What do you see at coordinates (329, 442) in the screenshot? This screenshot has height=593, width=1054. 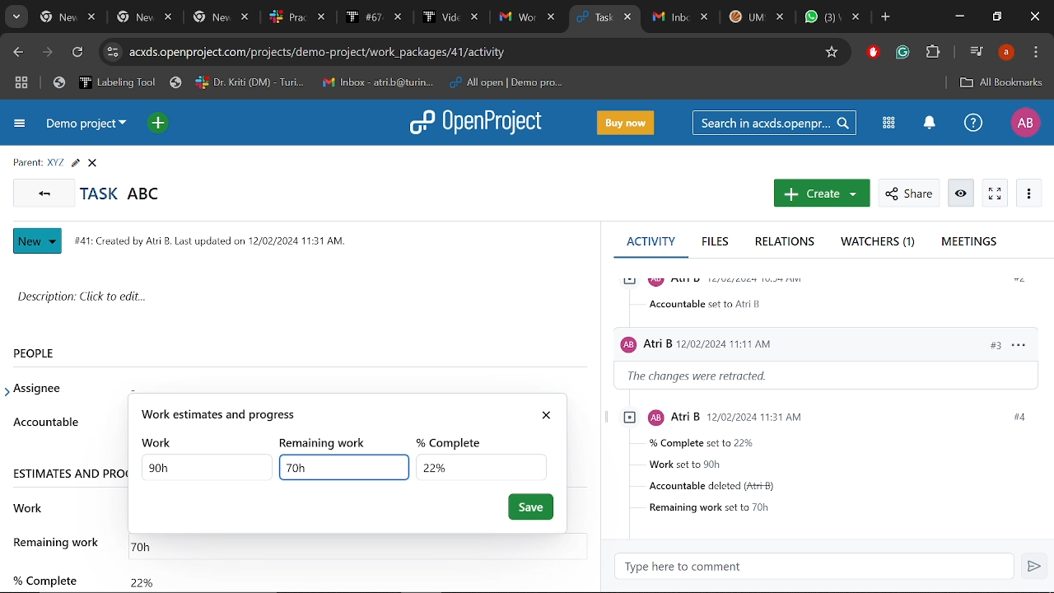 I see `remaining work` at bounding box center [329, 442].